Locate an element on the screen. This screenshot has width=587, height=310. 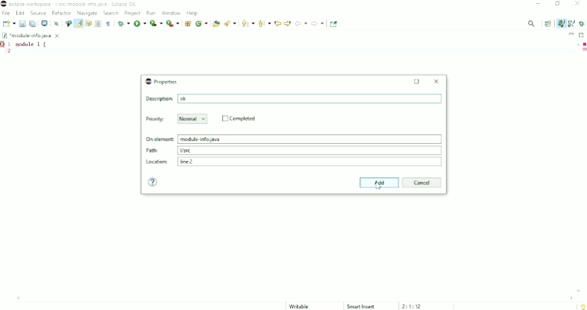
Horizontal scrollbar is located at coordinates (296, 298).